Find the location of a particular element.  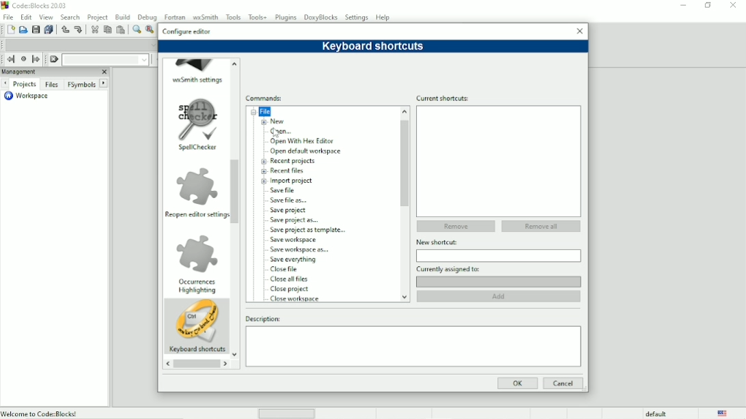

wxSmith settings is located at coordinates (198, 80).